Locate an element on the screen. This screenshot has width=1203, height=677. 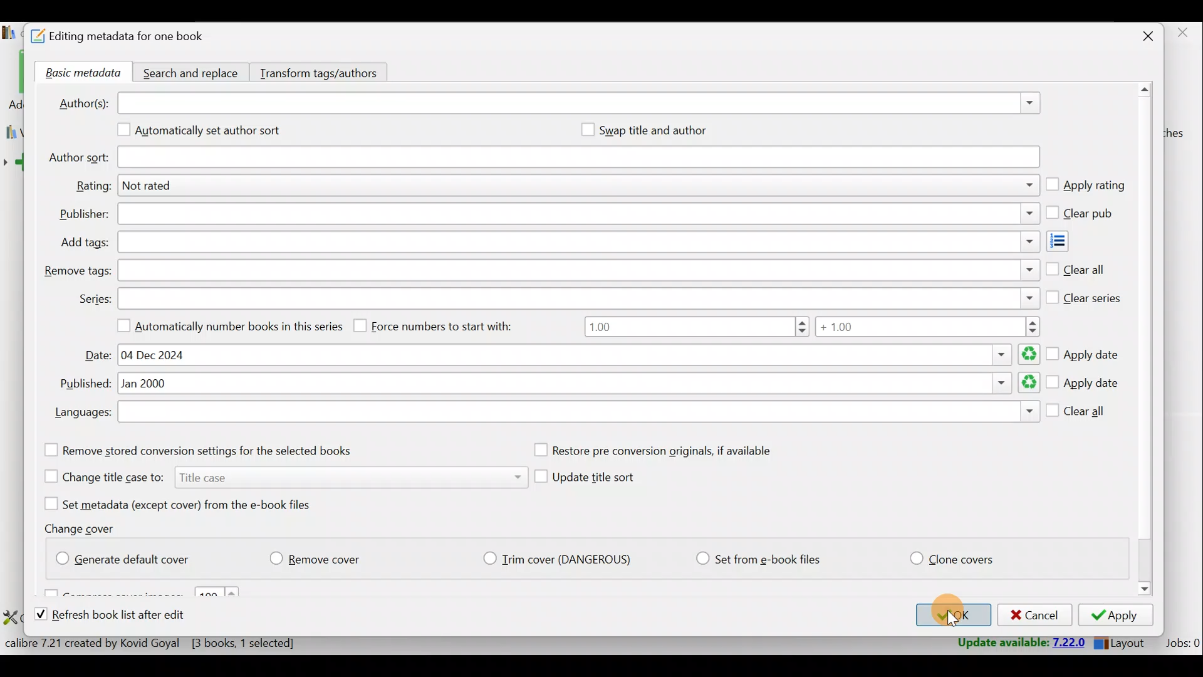
Publisher is located at coordinates (578, 215).